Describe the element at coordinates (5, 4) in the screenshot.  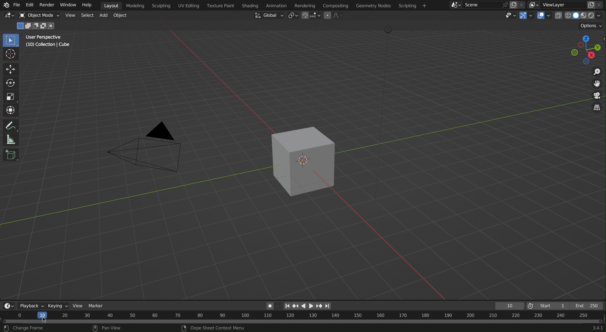
I see `Blend logo` at that location.